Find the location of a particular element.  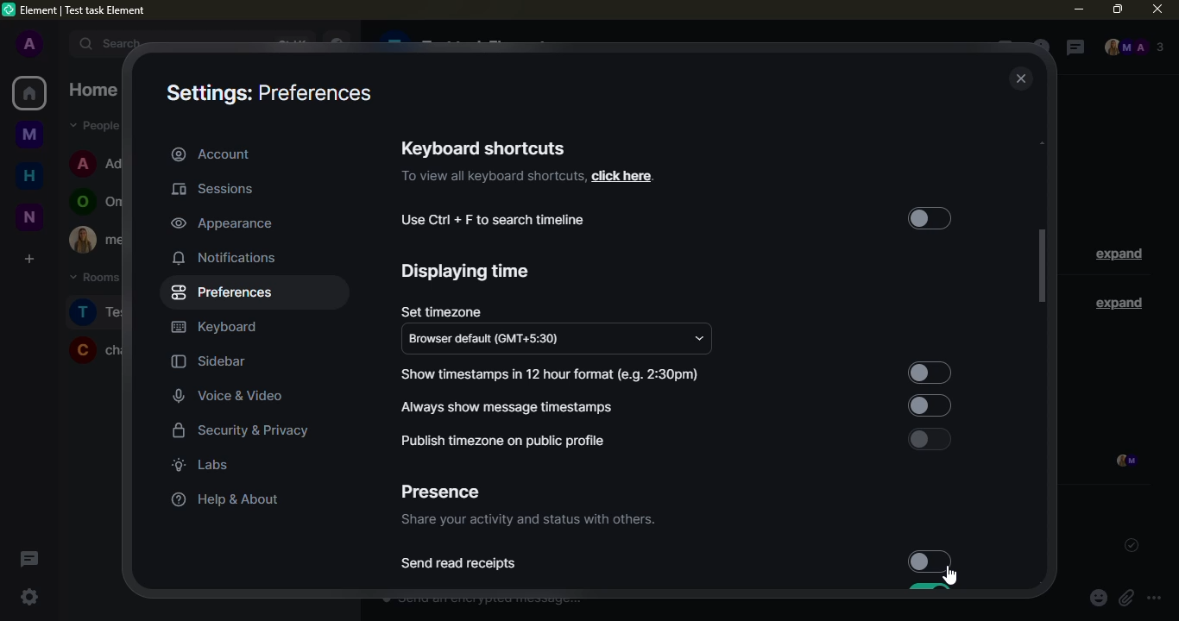

myspace is located at coordinates (30, 133).